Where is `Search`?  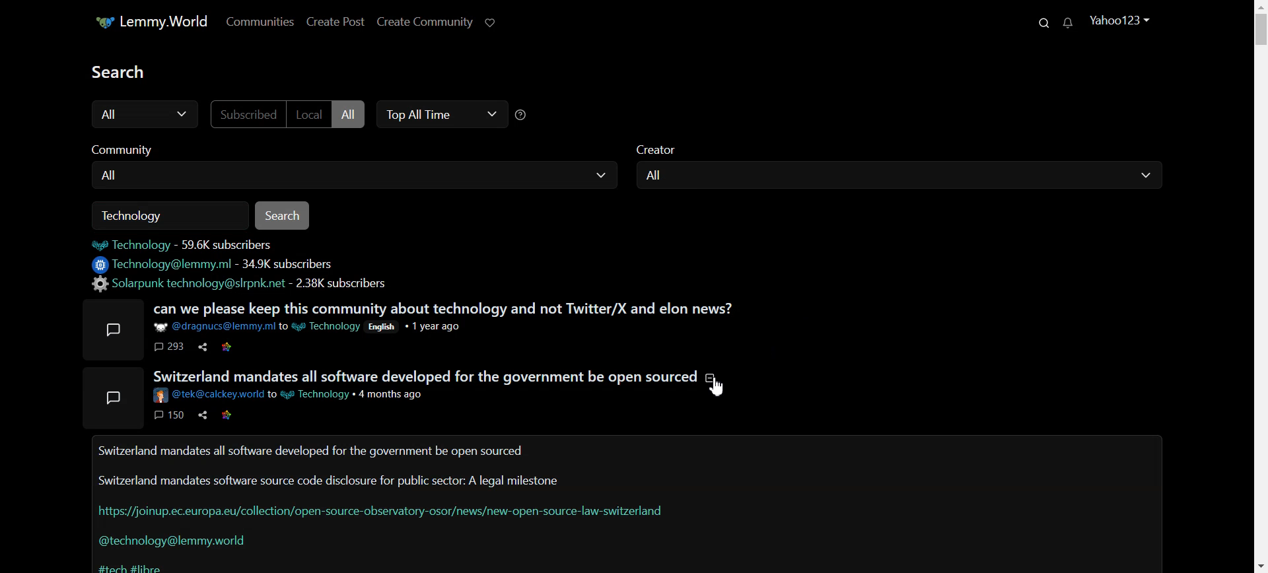
Search is located at coordinates (1047, 22).